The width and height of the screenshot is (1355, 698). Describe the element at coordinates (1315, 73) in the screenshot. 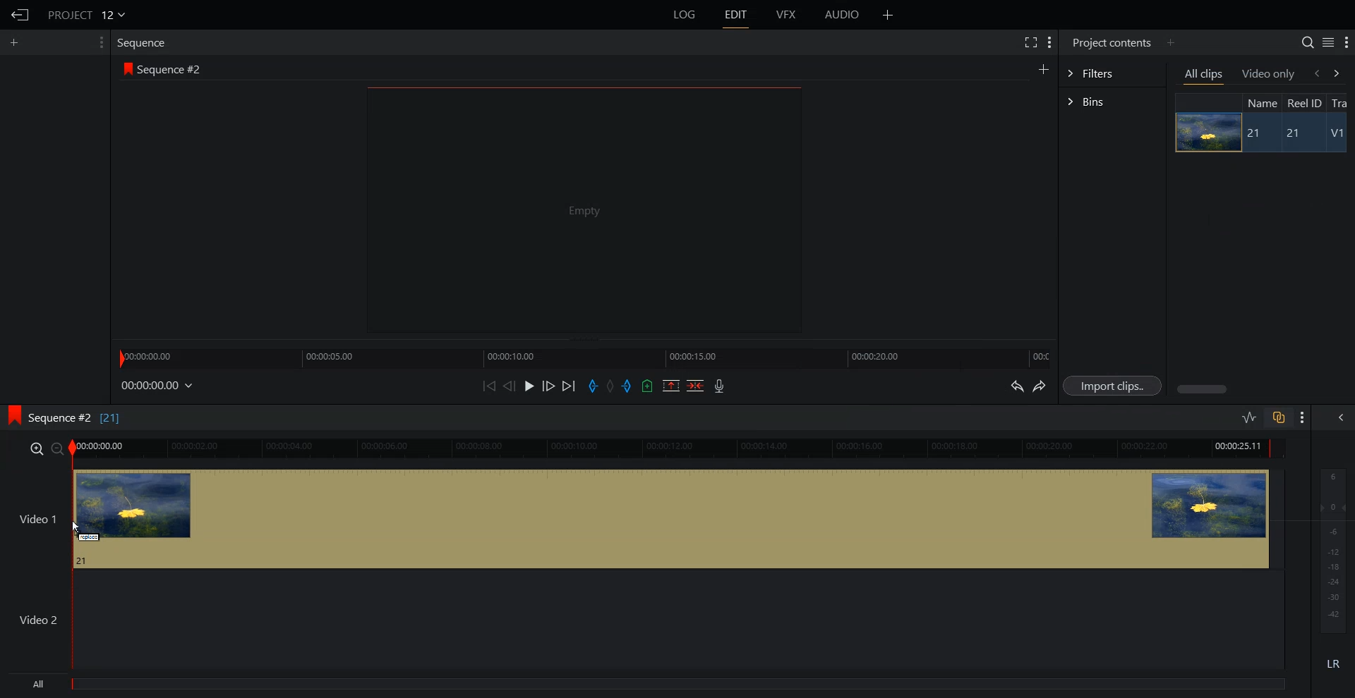

I see `backward` at that location.